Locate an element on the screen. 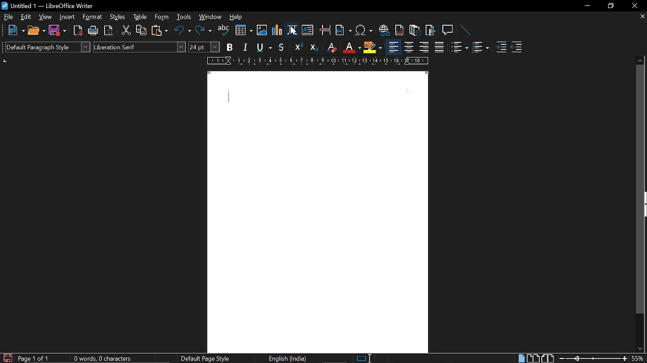  cut  is located at coordinates (125, 31).